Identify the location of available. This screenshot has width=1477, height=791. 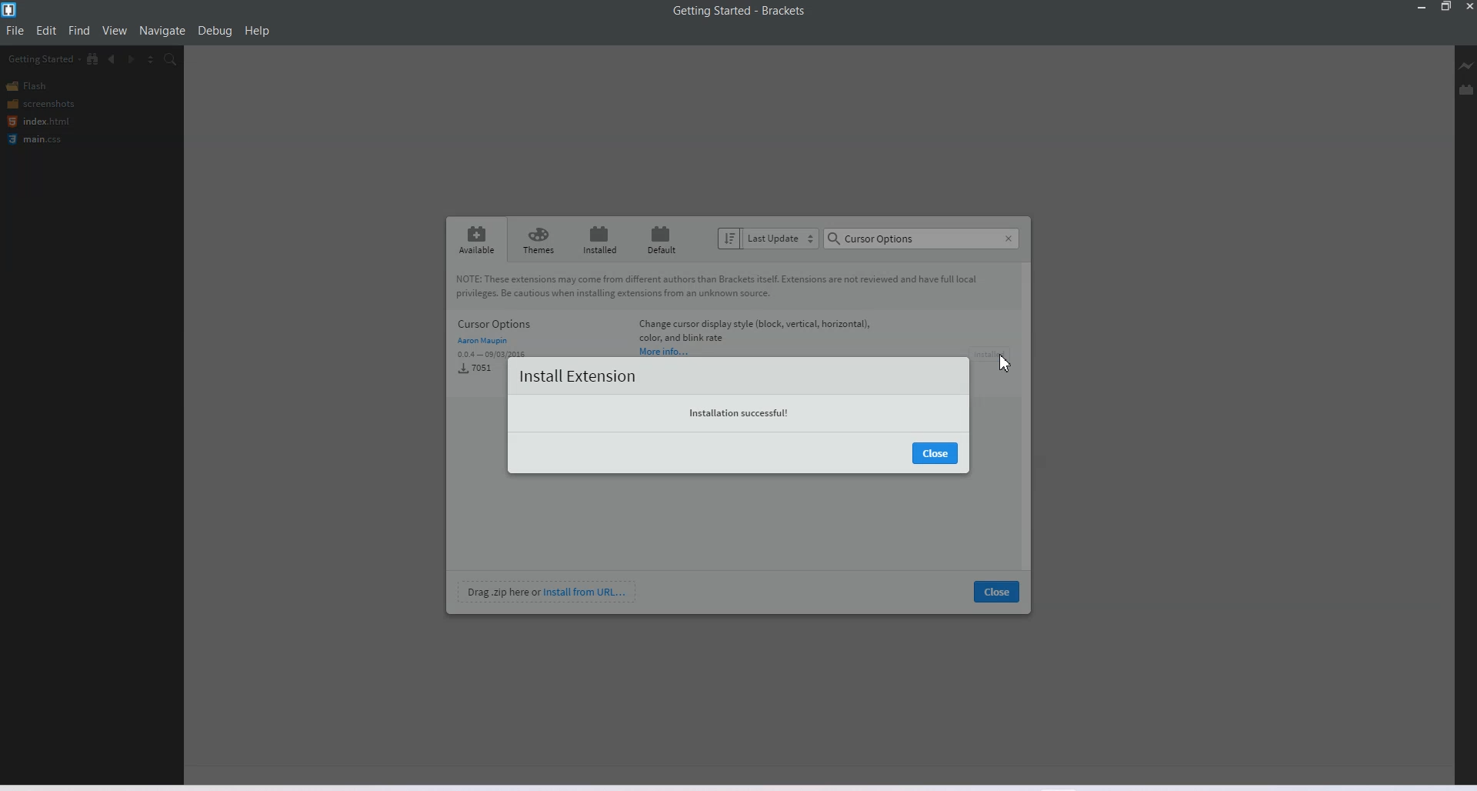
(477, 238).